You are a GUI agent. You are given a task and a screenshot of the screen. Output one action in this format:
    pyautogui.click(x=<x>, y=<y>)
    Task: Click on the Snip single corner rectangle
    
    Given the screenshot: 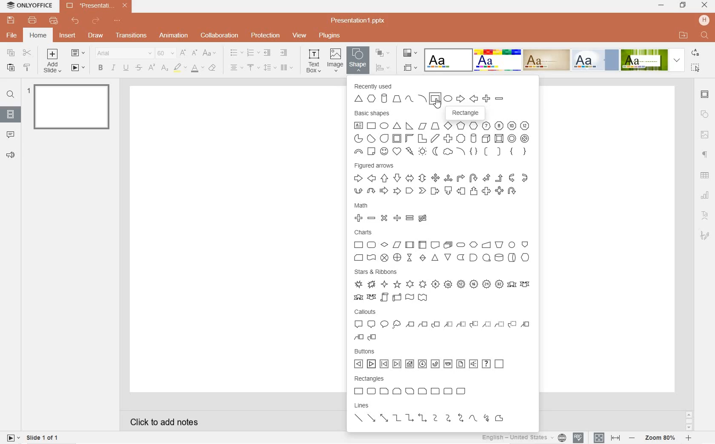 What is the action you would take?
    pyautogui.click(x=384, y=390)
    